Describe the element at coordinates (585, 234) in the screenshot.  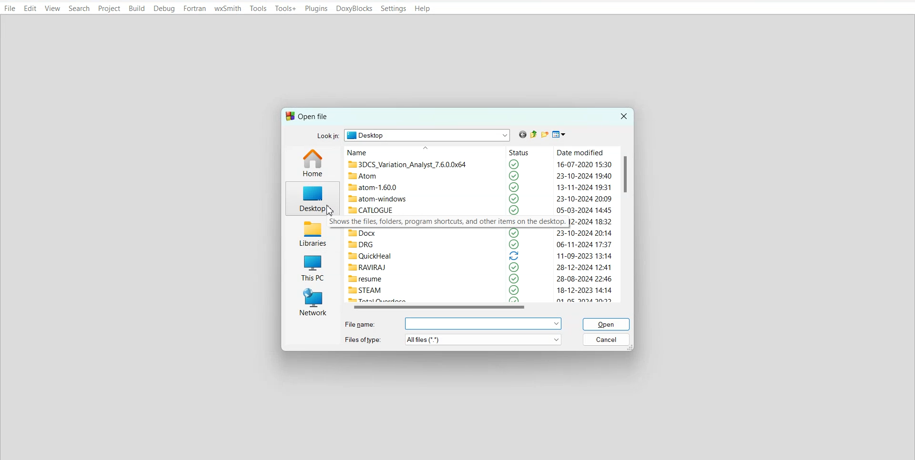
I see `23-10-2024 20:14` at that location.